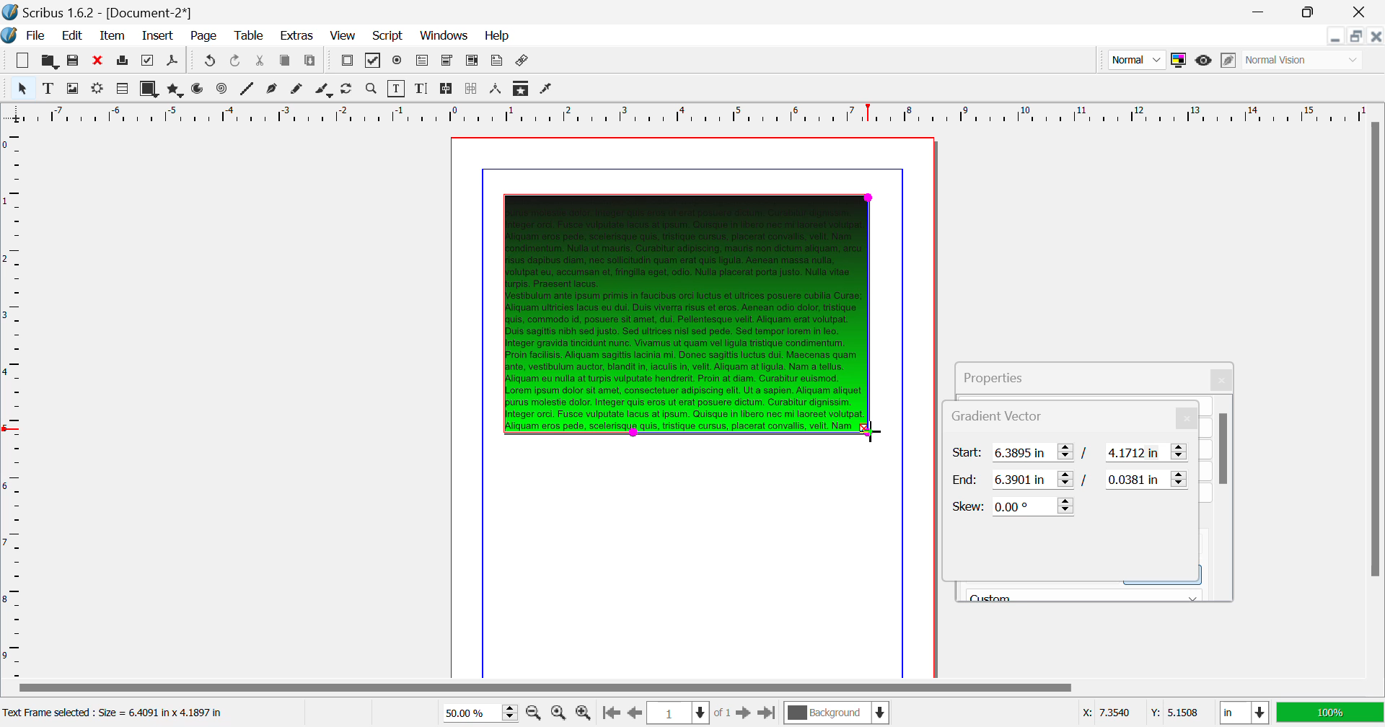 The height and width of the screenshot is (727, 1385). Describe the element at coordinates (475, 713) in the screenshot. I see `Zoom 50%` at that location.